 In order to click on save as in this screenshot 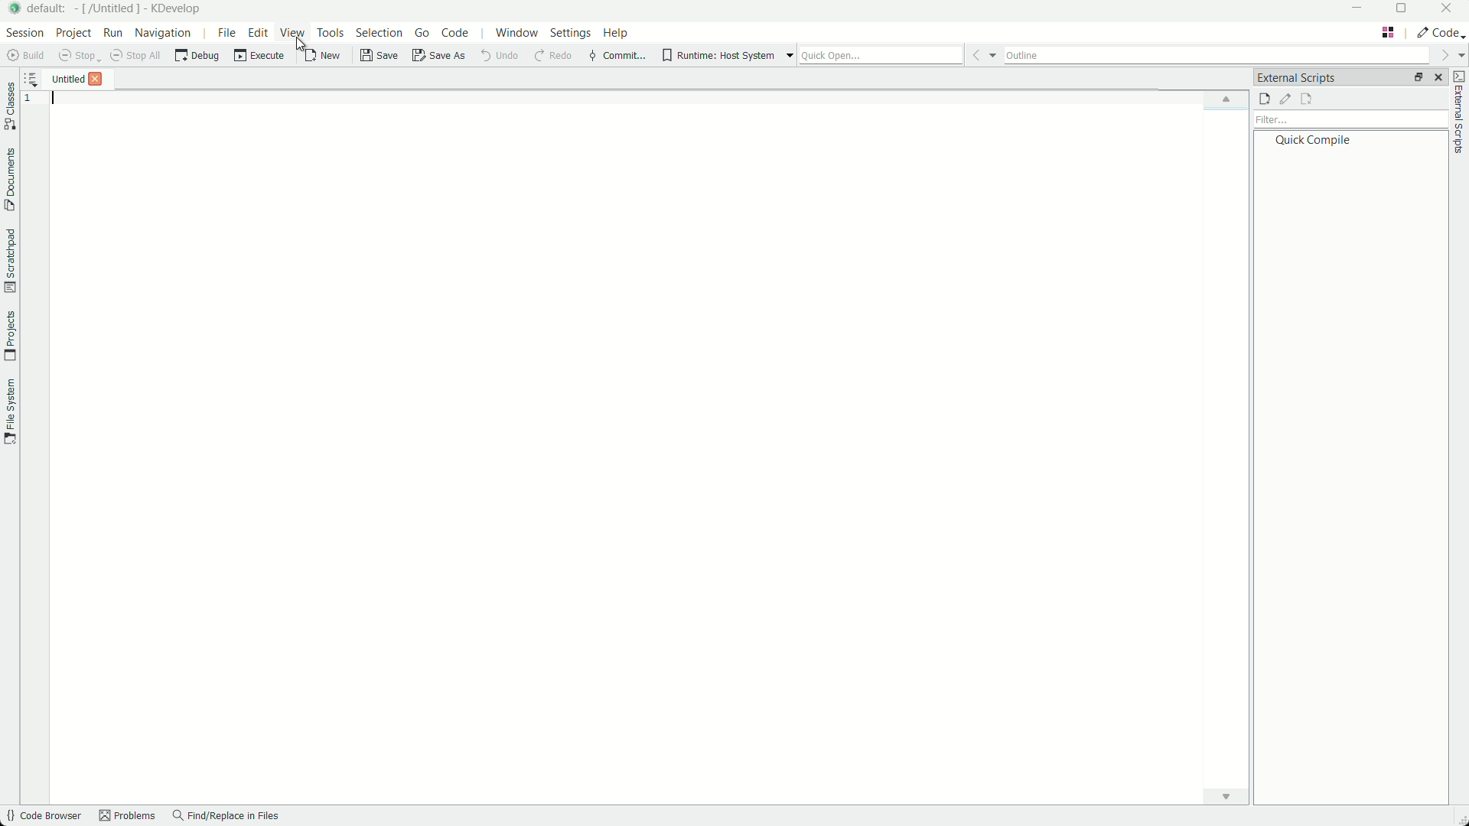, I will do `click(442, 57)`.